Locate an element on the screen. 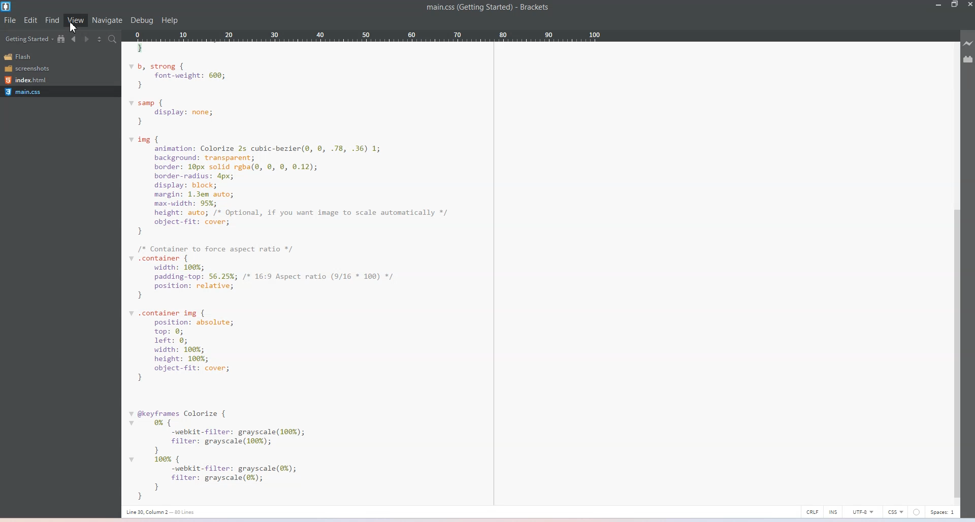 The height and width of the screenshot is (522, 975). b, strong {
font-weight: 600;
}
samp {
display: none;
}
img {
animation: Colorize 2s cubic-bezier(@, 0, .78, .36) 1;
background: transparent;
border: 10px solid rgba(0, ©, 0, 0.12);
border-radius: 4px;
display: block;
margin: 1.3em auto;
max-width: 95%;
height: auto; /* Optional, if you want image to scale automatically */
object-fit: cover;
}
/* Container to force aspect ratio */
container {
width: 100%;
padding-top: 56.25%; /* 16:9 Aspect ratio (9/16 * 100) */
position: relative;
}
container ing {
position: absolute;
top: 8;
left: 6;
width: 100%;
height: 100%;
object-fit: cover;
}
@keyframes Colorize {
0% {
-webkit-filter: grayscale(100%);
filter: grayscale(100%);
}
100% {
-webkit-filter: grayscale(eX);
filter: grayscale(e);
}
} is located at coordinates (300, 273).